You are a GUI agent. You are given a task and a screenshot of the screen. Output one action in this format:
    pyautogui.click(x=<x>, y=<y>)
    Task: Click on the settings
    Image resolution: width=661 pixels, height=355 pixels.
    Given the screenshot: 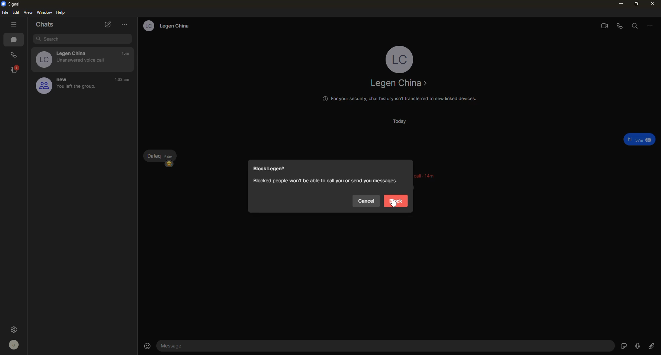 What is the action you would take?
    pyautogui.click(x=15, y=329)
    